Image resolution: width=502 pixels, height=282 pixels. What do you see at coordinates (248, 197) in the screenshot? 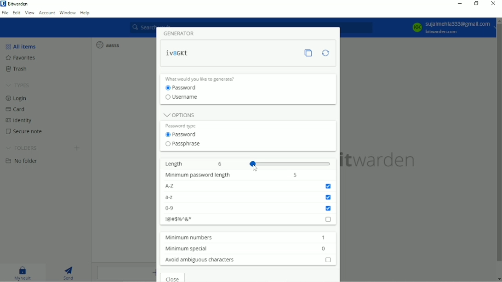
I see `a-z` at bounding box center [248, 197].